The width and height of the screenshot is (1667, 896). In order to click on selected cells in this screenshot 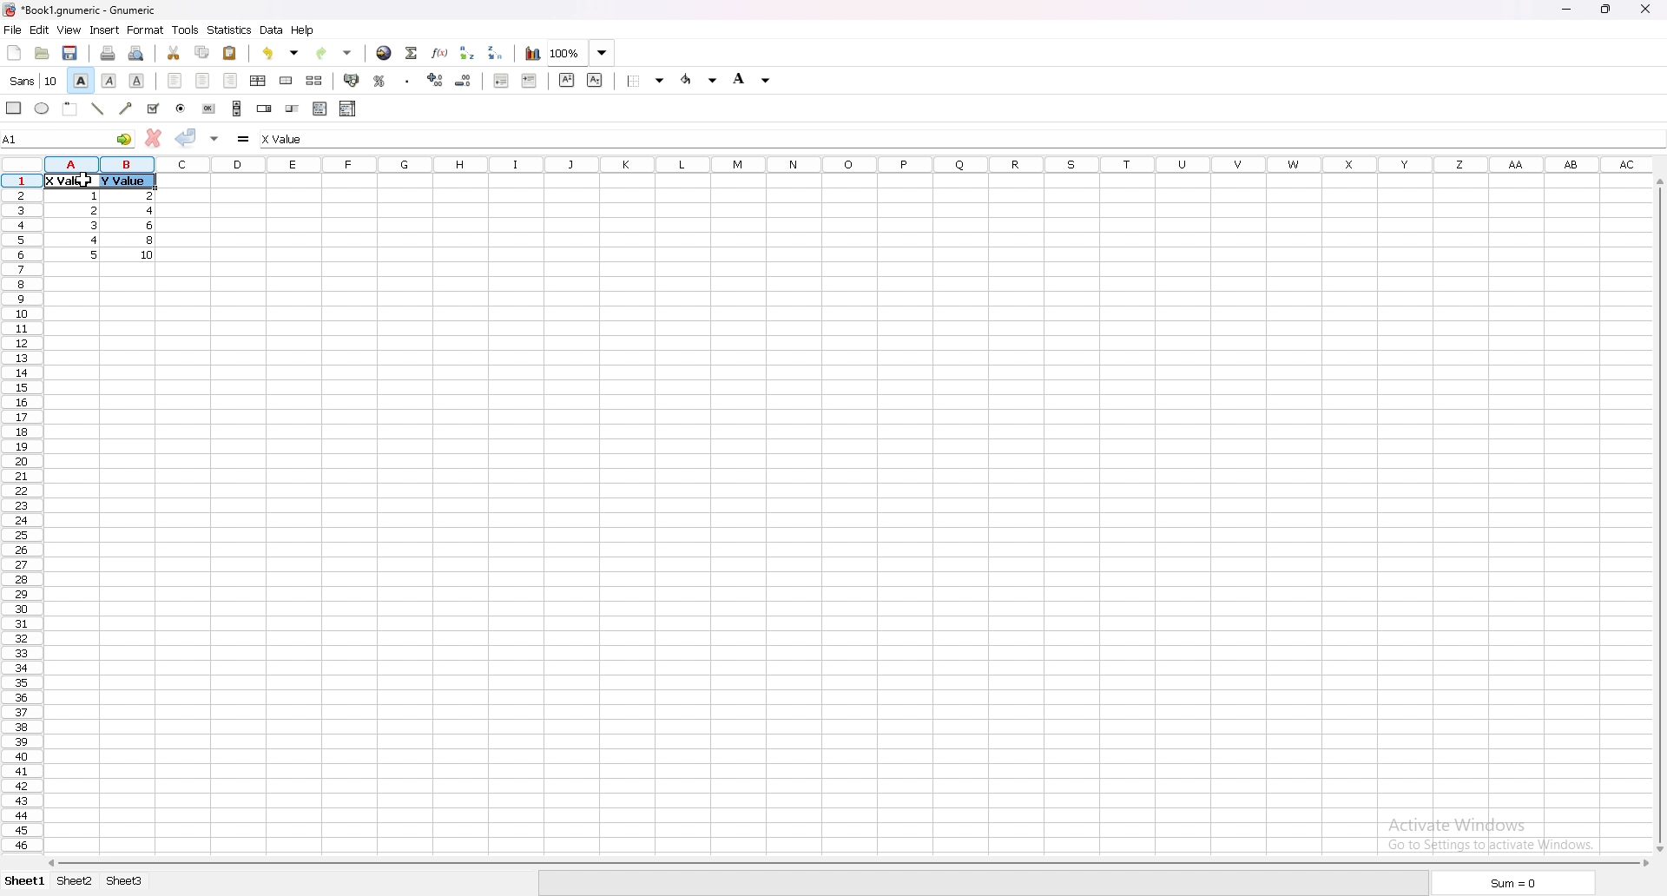, I will do `click(101, 181)`.